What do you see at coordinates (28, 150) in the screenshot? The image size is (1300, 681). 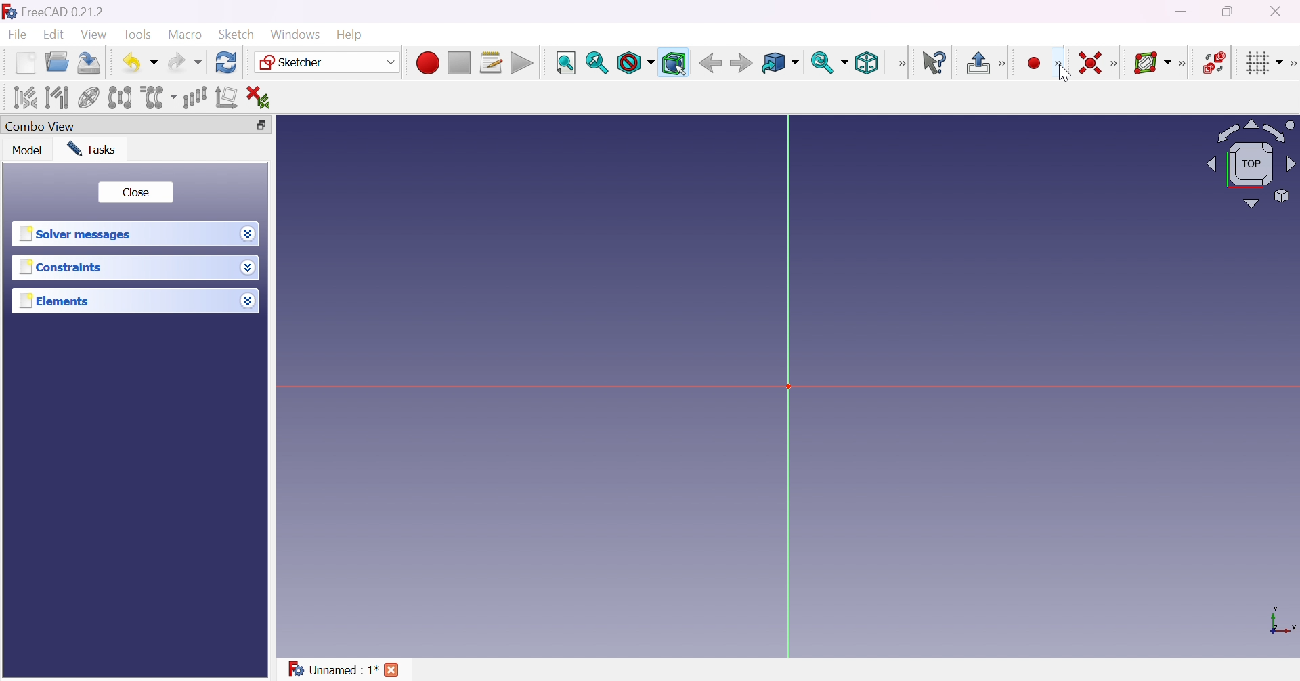 I see `Model` at bounding box center [28, 150].